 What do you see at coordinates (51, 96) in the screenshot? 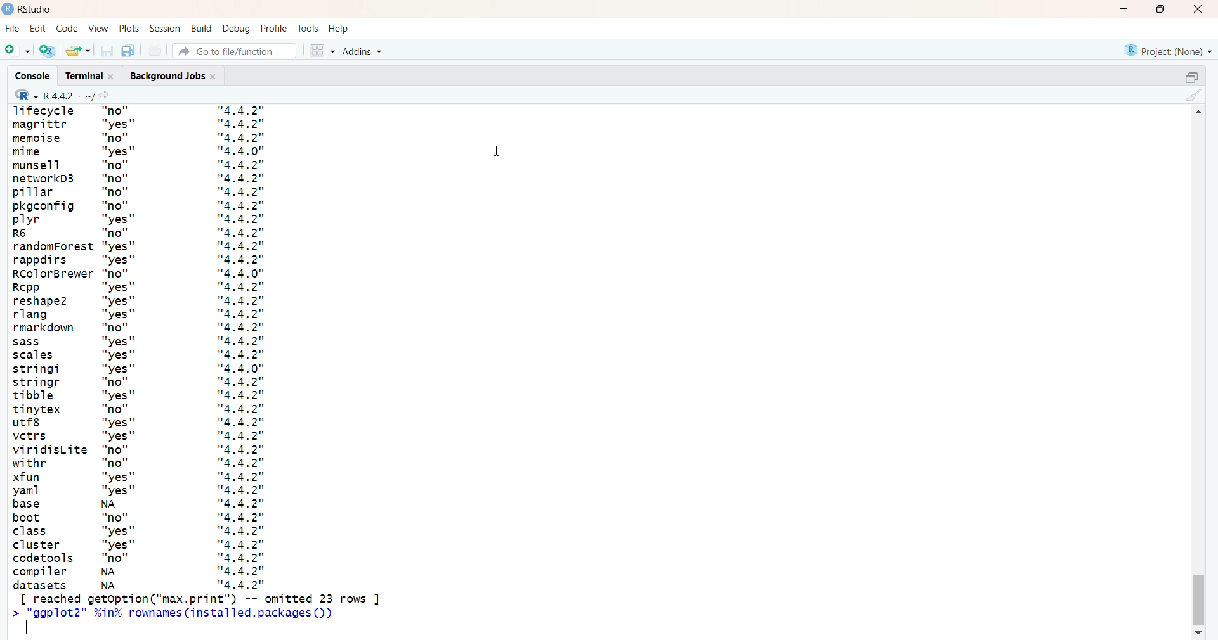
I see `R 4.4.2` at bounding box center [51, 96].